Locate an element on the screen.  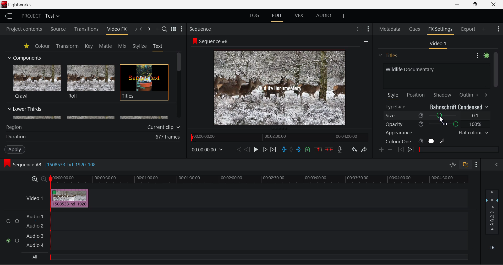
Colour is located at coordinates (42, 46).